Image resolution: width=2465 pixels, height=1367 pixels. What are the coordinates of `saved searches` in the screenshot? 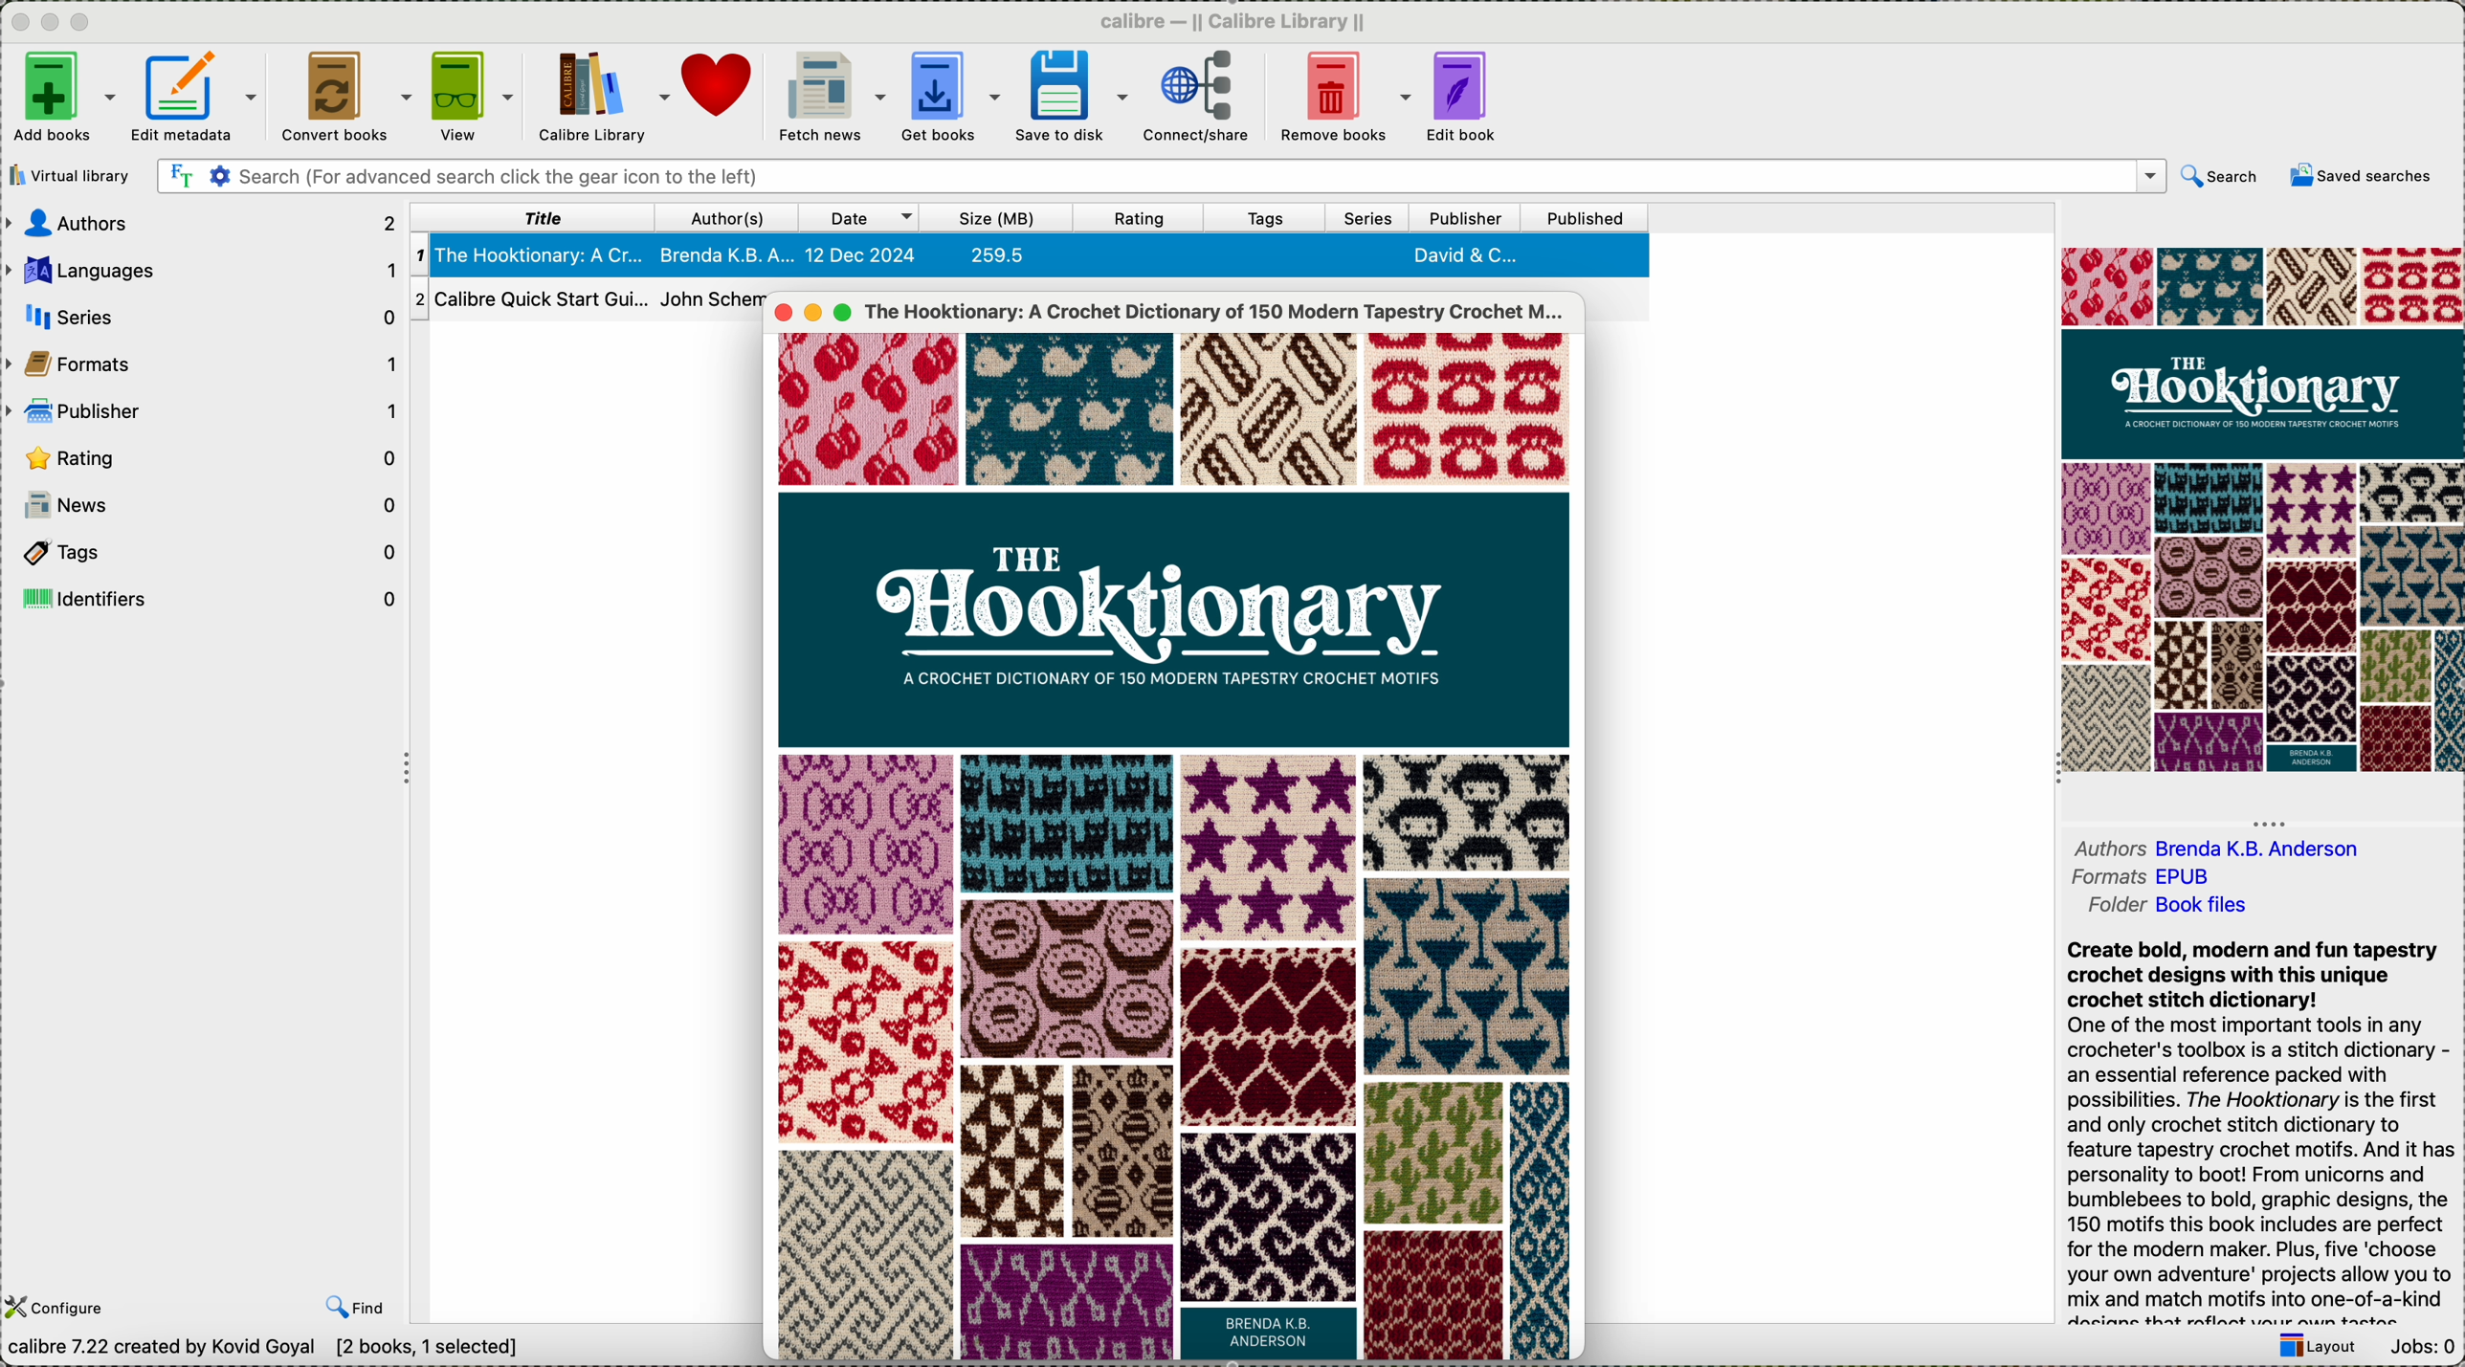 It's located at (2360, 175).